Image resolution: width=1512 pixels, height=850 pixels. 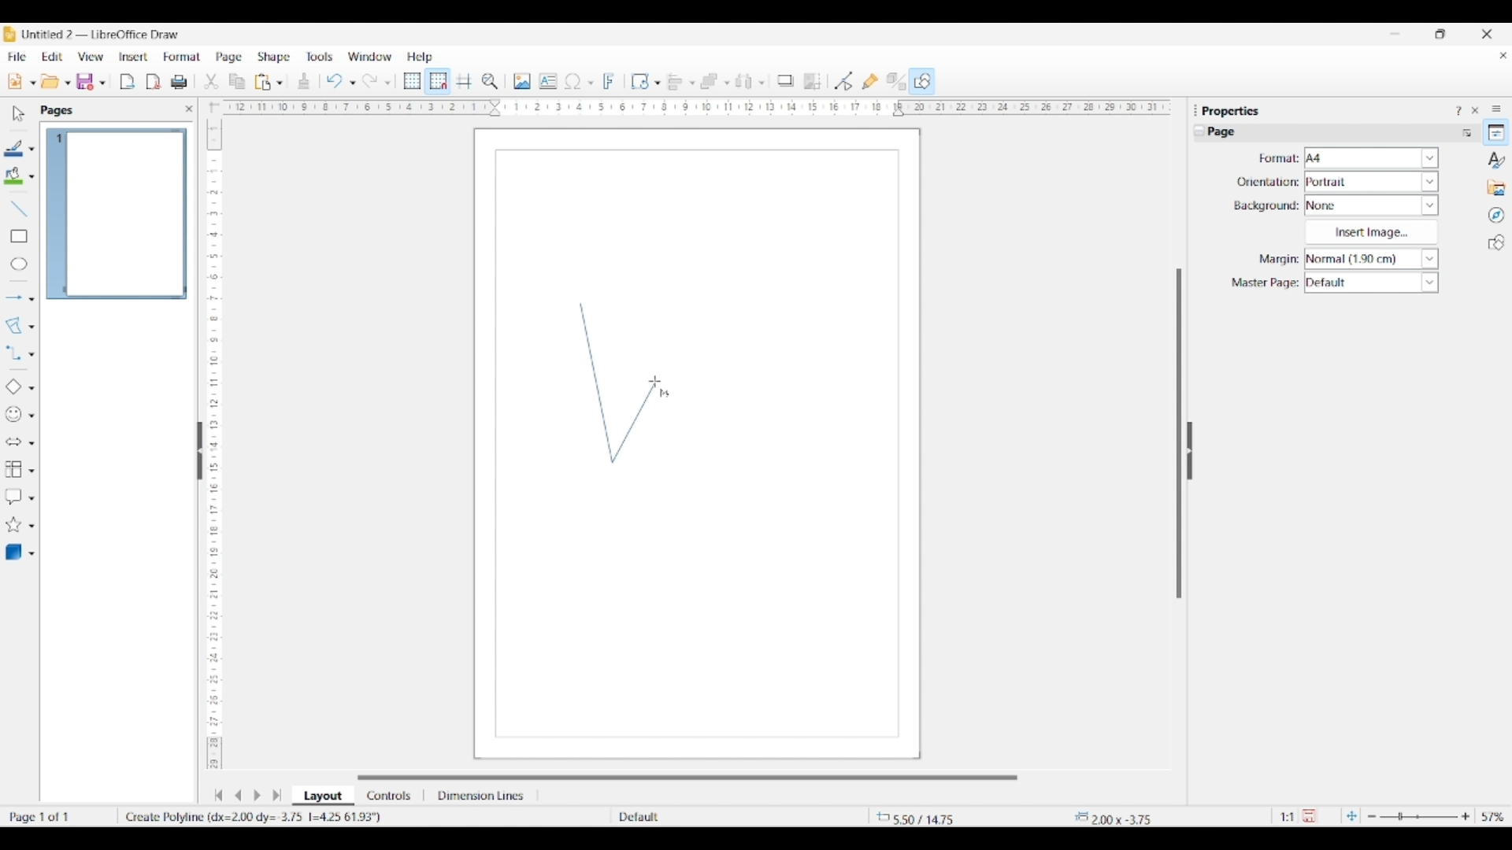 I want to click on Vertical ruler, so click(x=212, y=437).